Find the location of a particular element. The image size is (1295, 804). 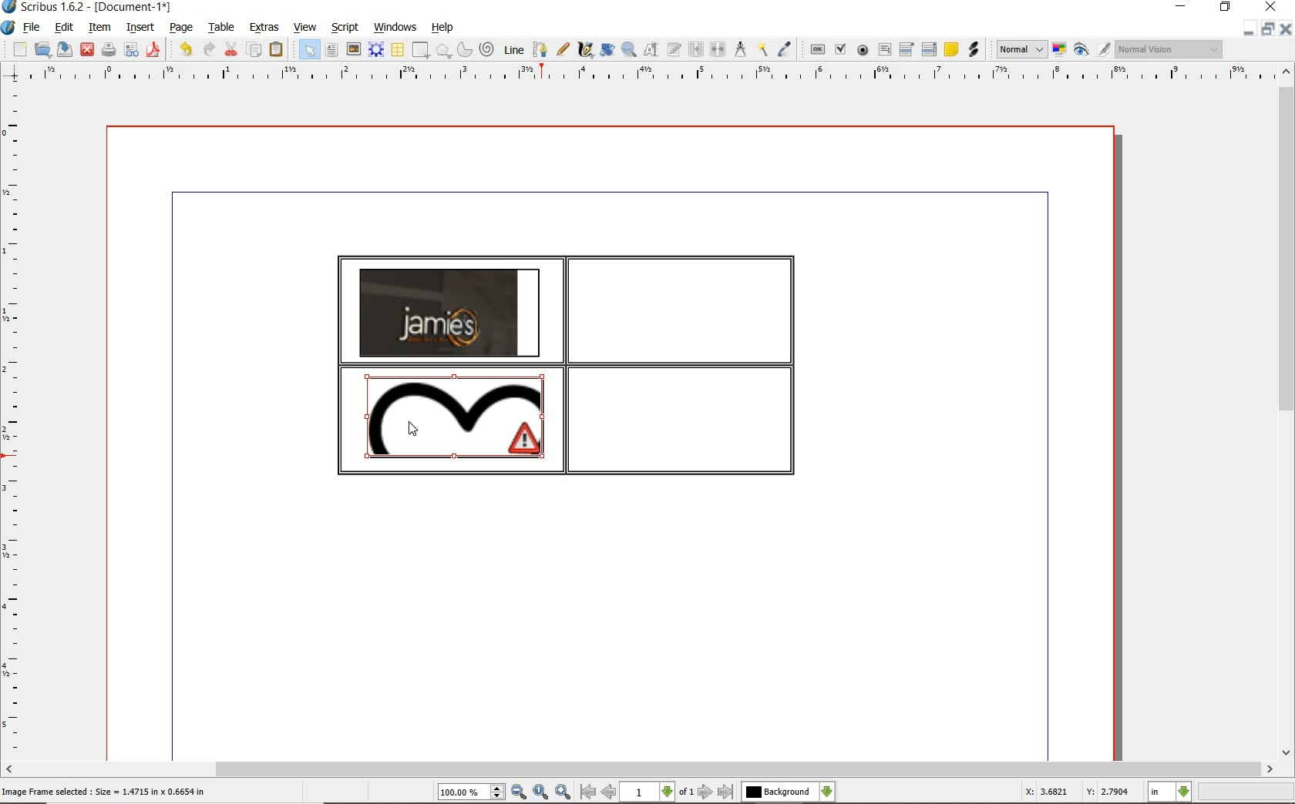

zoom in or out is located at coordinates (628, 50).